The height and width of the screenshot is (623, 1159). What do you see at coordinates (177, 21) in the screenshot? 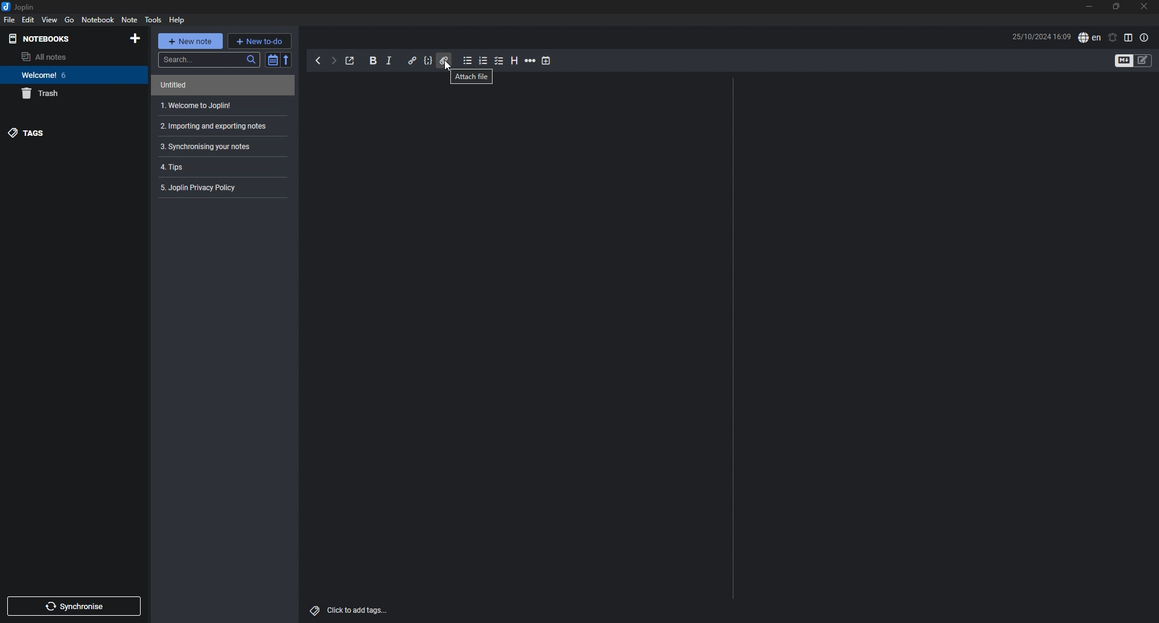
I see `help` at bounding box center [177, 21].